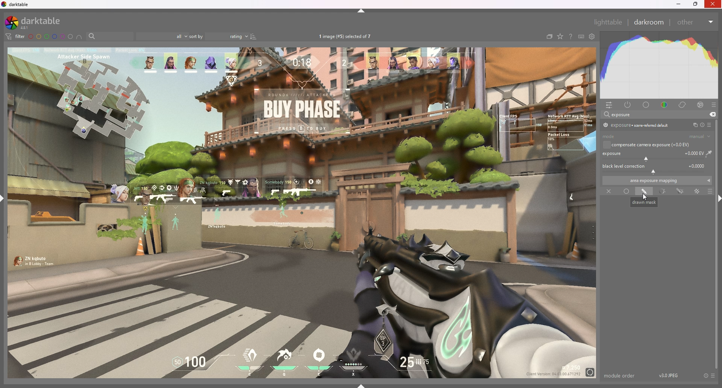  What do you see at coordinates (712, 115) in the screenshot?
I see `remove` at bounding box center [712, 115].